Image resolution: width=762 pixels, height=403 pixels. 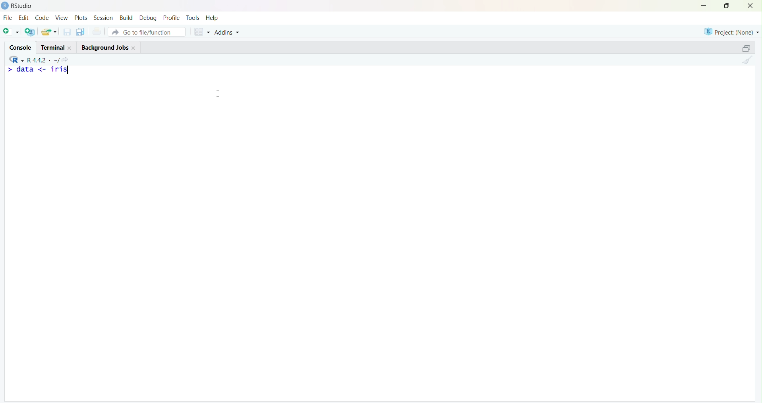 I want to click on Workspace panes, so click(x=200, y=31).